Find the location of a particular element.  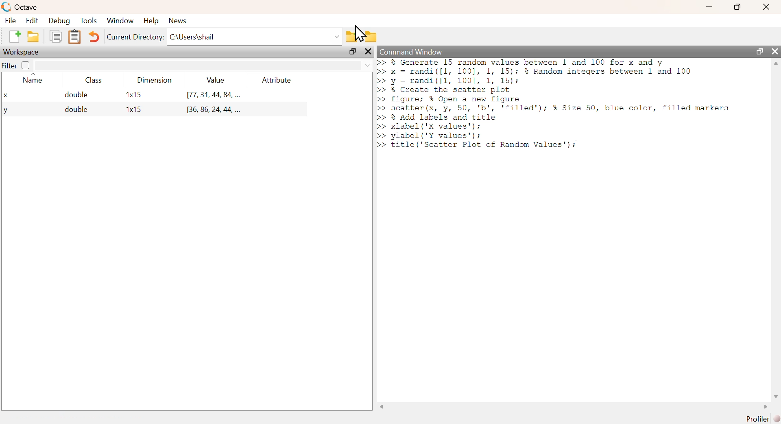

double is located at coordinates (77, 94).